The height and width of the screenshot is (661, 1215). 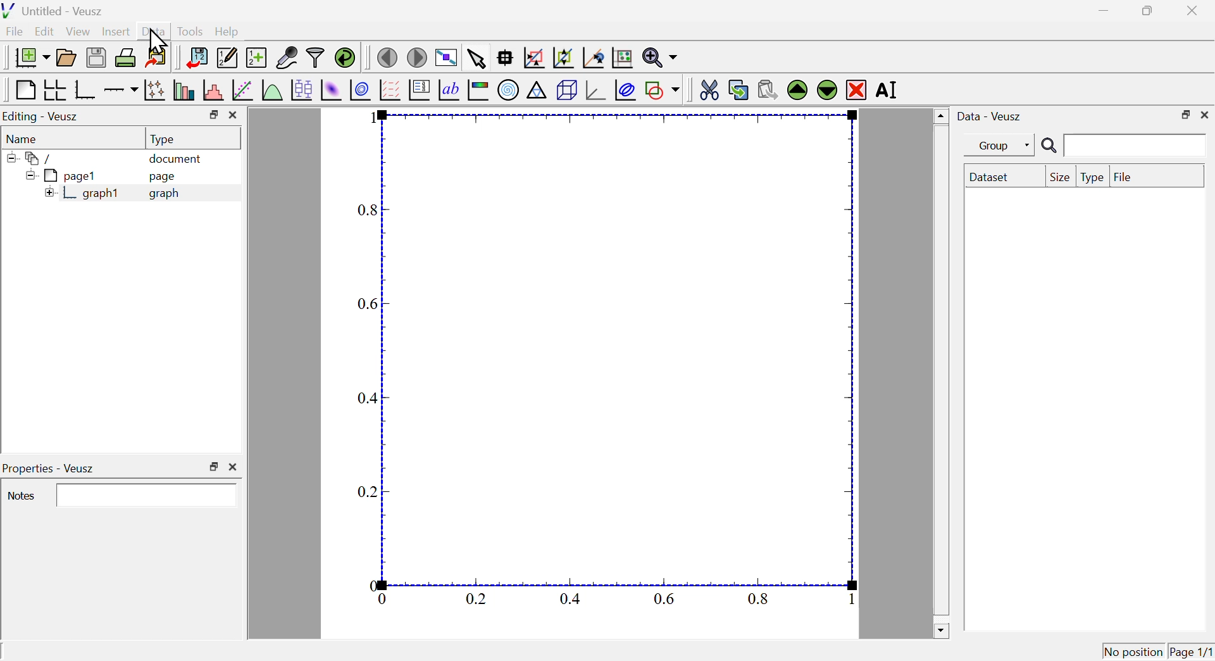 What do you see at coordinates (854, 600) in the screenshot?
I see `1` at bounding box center [854, 600].